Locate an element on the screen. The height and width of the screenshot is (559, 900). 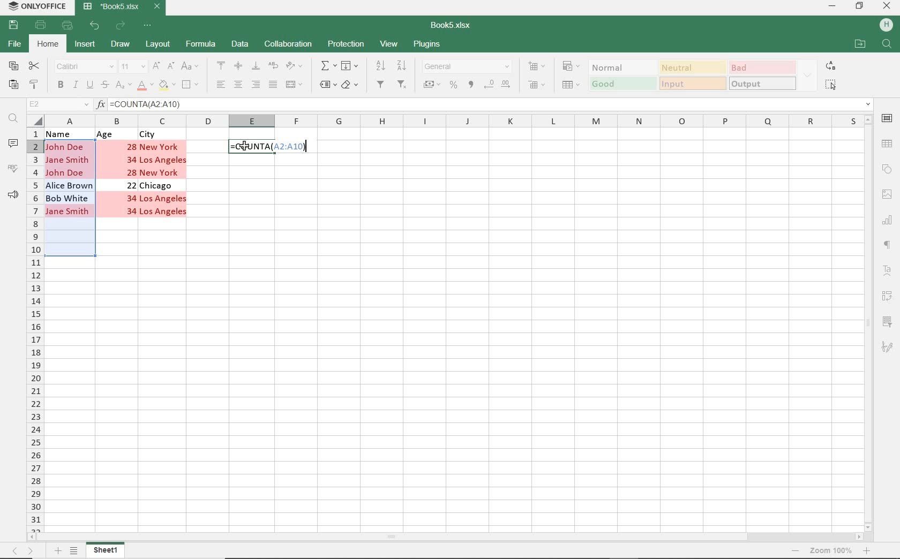
CHANGE DECIMALS is located at coordinates (498, 85).